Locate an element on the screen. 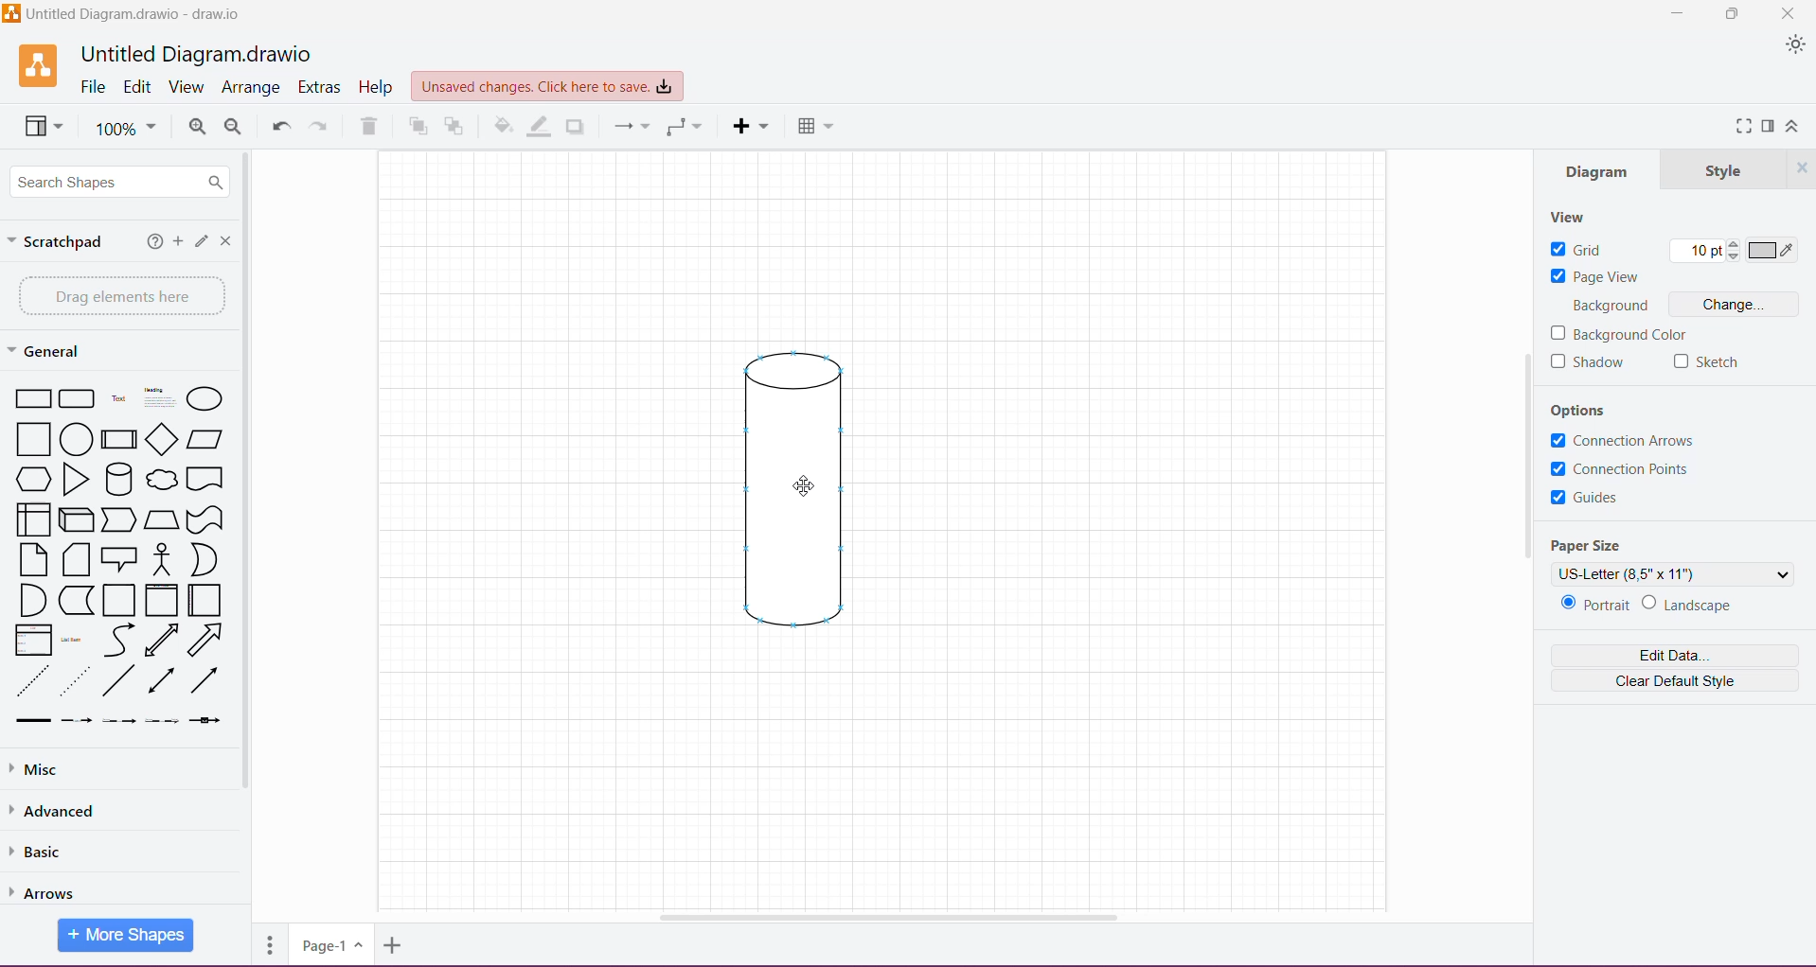 The width and height of the screenshot is (1816, 967). More Shapes is located at coordinates (127, 936).